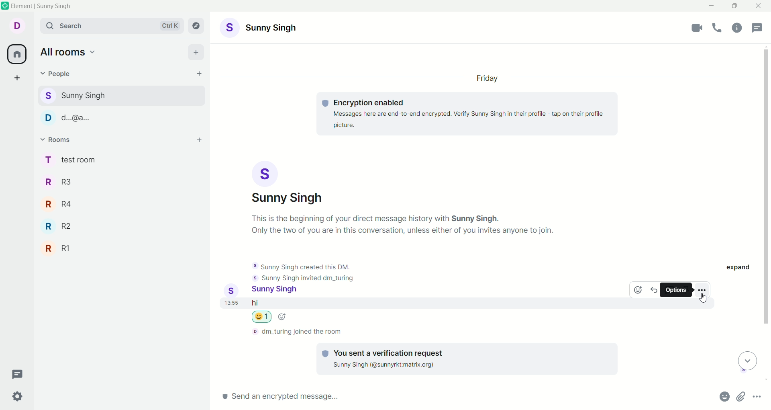  What do you see at coordinates (759, 6) in the screenshot?
I see `close` at bounding box center [759, 6].